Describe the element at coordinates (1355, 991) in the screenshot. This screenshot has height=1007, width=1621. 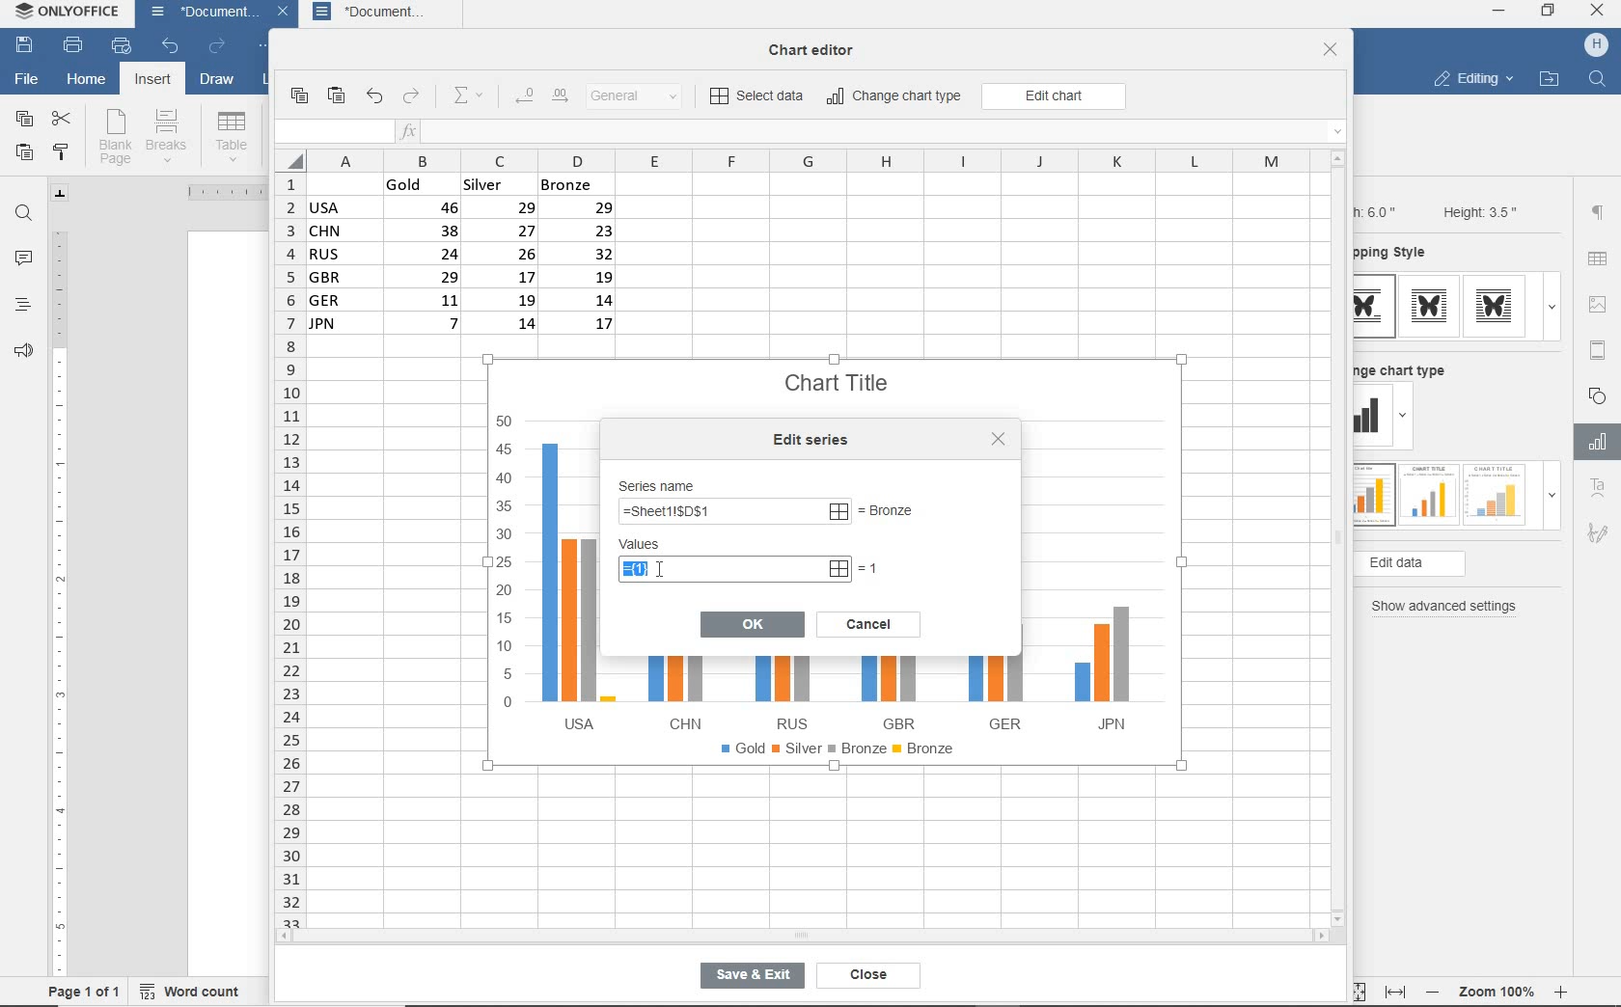
I see `fit to page` at that location.